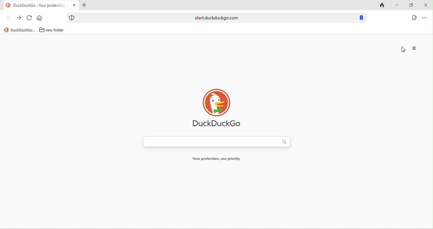 Image resolution: width=433 pixels, height=229 pixels. I want to click on bookmark, so click(361, 18).